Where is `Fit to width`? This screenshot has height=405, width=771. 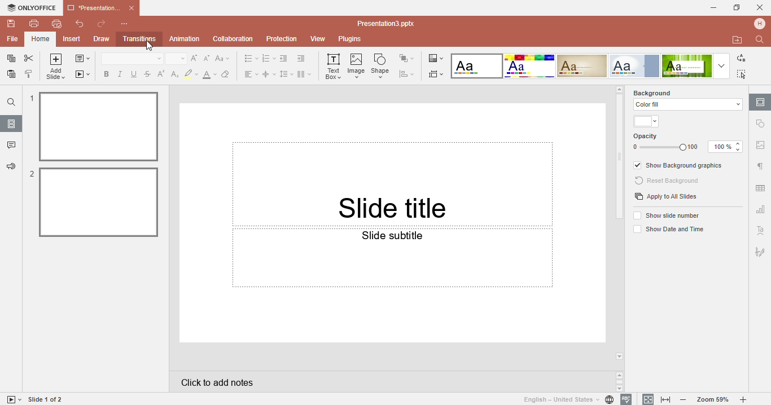 Fit to width is located at coordinates (667, 400).